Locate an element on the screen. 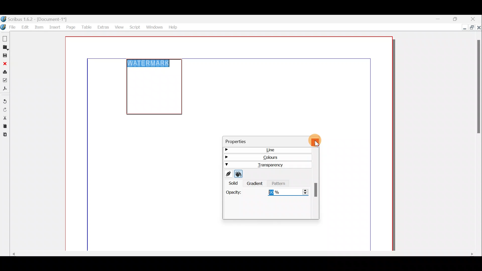 This screenshot has width=482, height=271. Save as PDF is located at coordinates (5, 89).